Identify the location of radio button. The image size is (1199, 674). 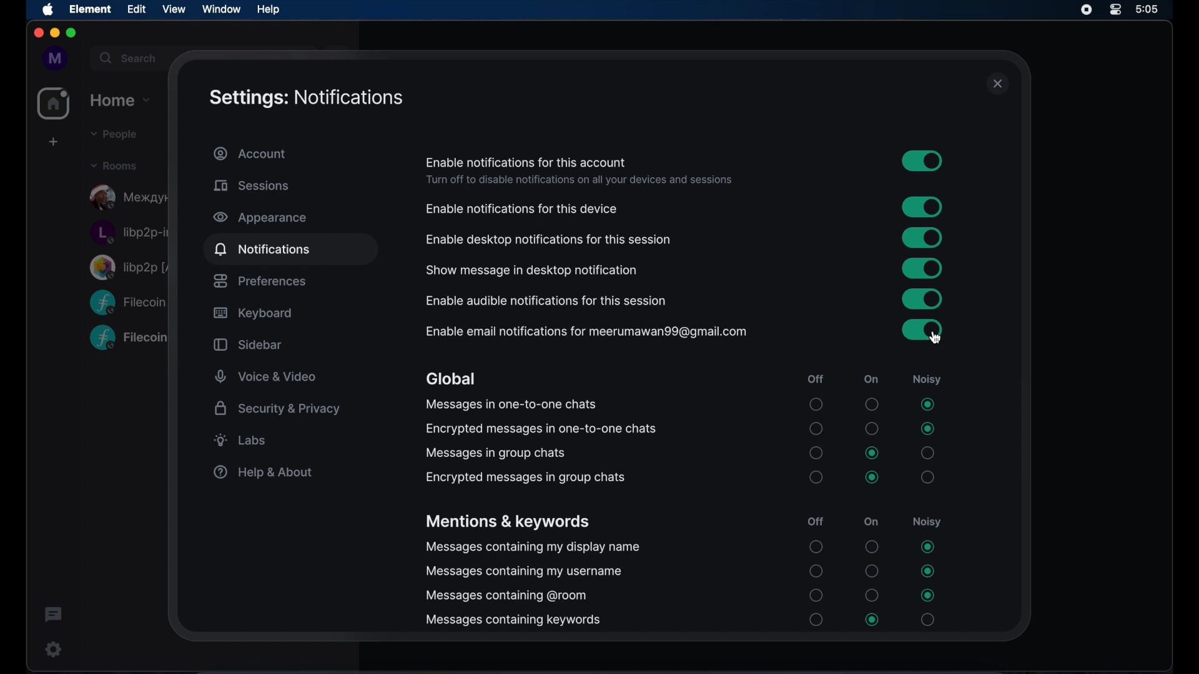
(816, 571).